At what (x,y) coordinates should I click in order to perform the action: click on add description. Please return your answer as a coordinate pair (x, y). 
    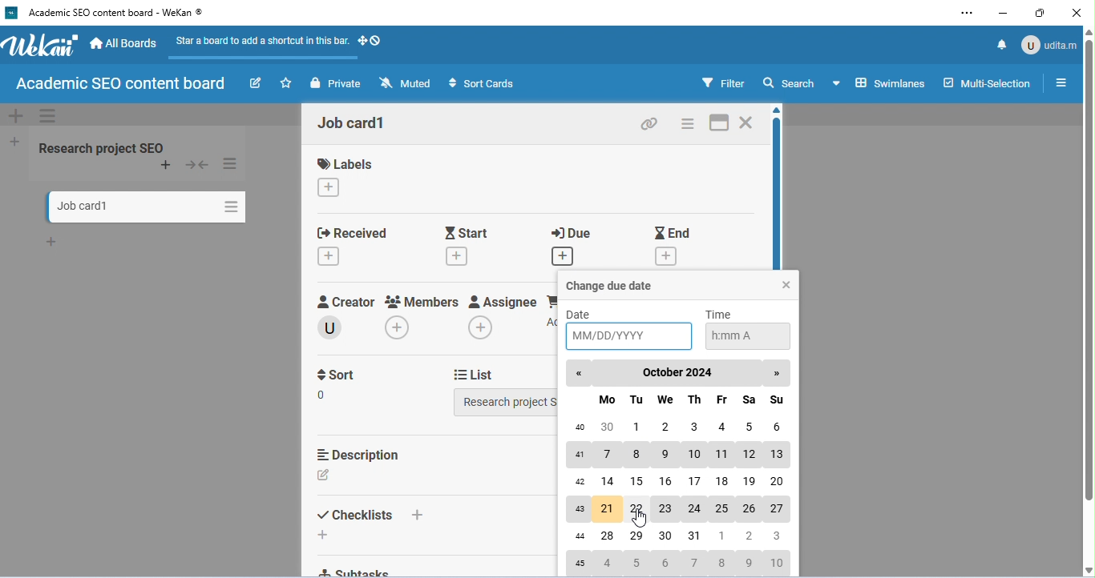
    Looking at the image, I should click on (325, 476).